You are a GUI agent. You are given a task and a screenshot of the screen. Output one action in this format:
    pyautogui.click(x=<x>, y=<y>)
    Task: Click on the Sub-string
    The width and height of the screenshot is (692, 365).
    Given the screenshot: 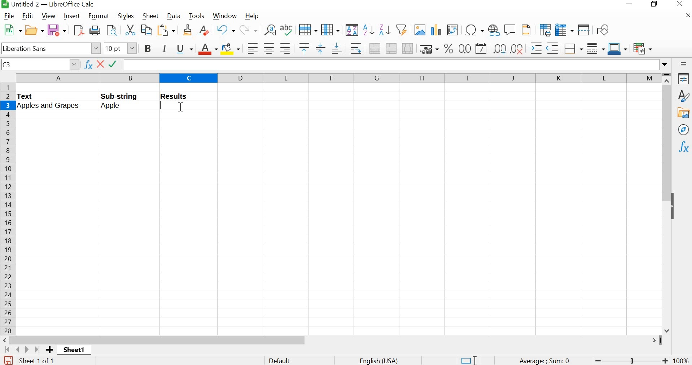 What is the action you would take?
    pyautogui.click(x=128, y=96)
    